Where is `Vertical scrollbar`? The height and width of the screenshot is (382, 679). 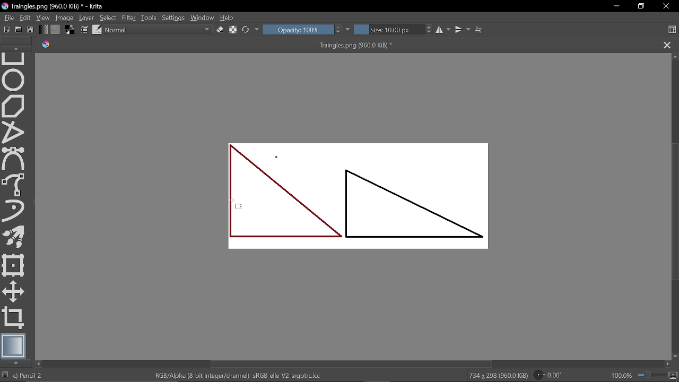
Vertical scrollbar is located at coordinates (674, 212).